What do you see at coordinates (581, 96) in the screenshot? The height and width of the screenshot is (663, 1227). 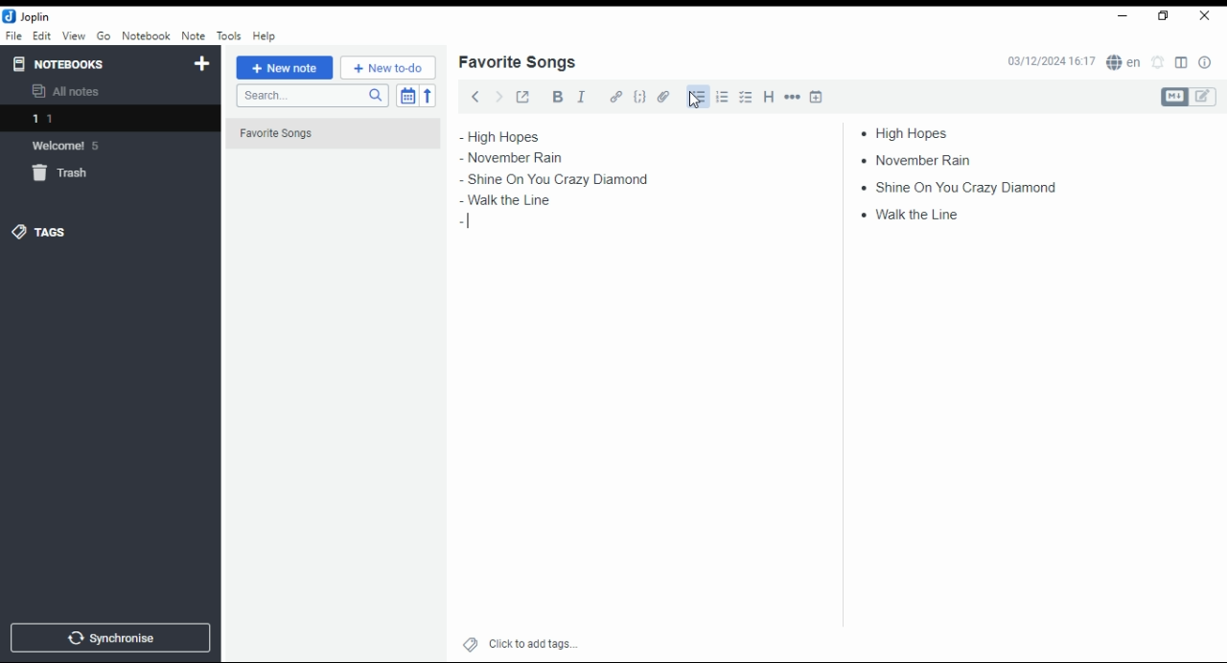 I see `italics` at bounding box center [581, 96].